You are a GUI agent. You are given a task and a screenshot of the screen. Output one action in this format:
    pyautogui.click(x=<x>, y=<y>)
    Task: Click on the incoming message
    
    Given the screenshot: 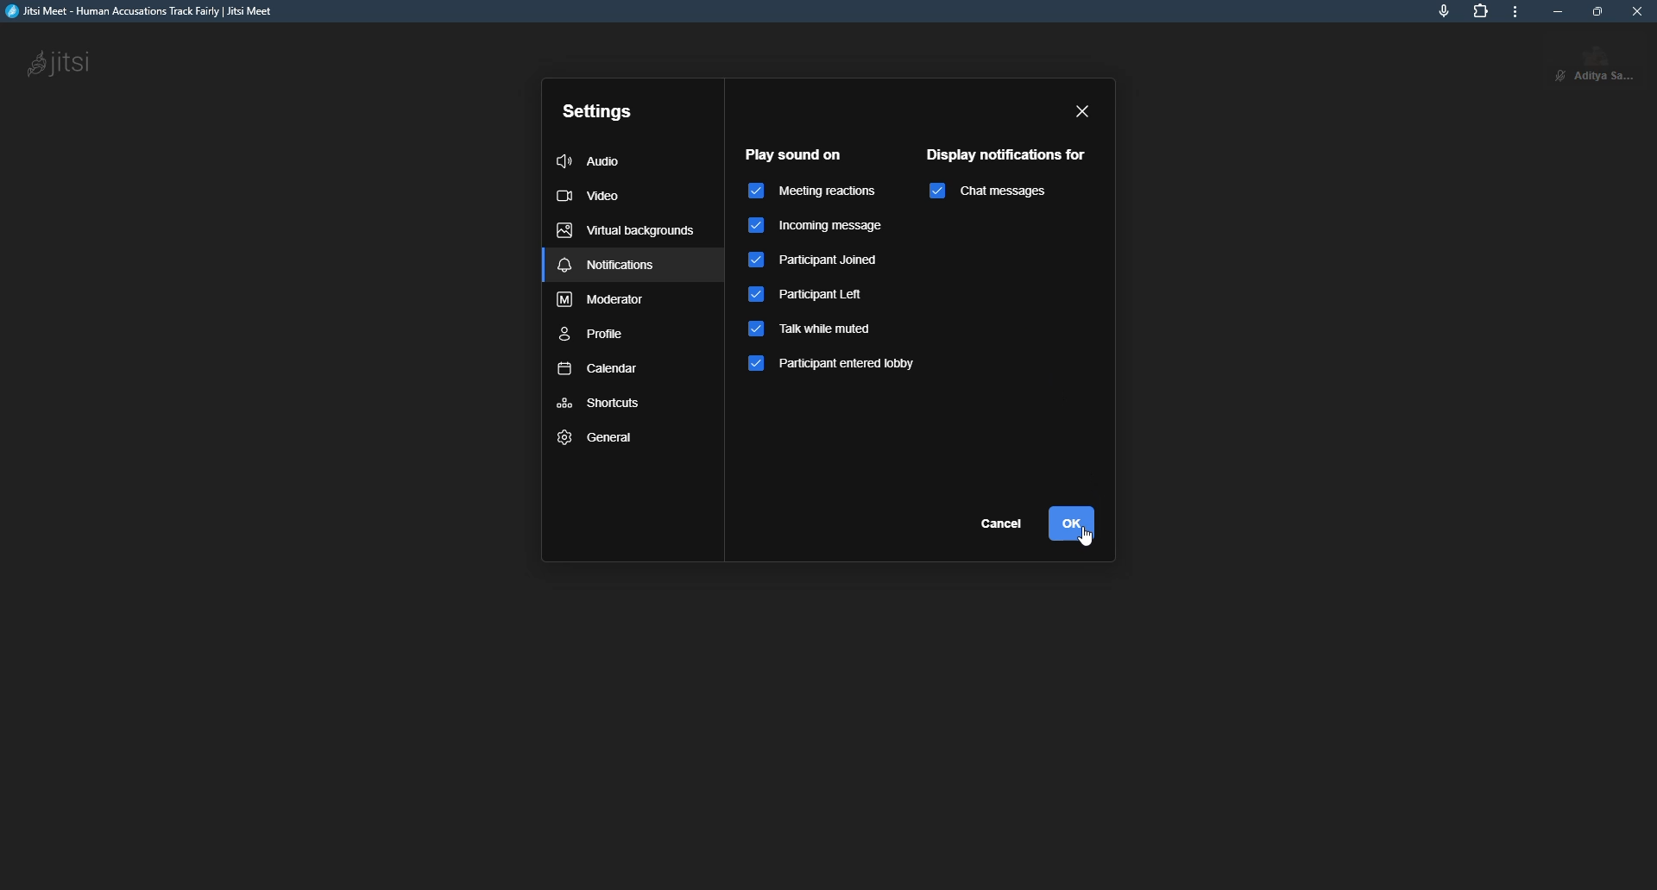 What is the action you would take?
    pyautogui.click(x=826, y=226)
    